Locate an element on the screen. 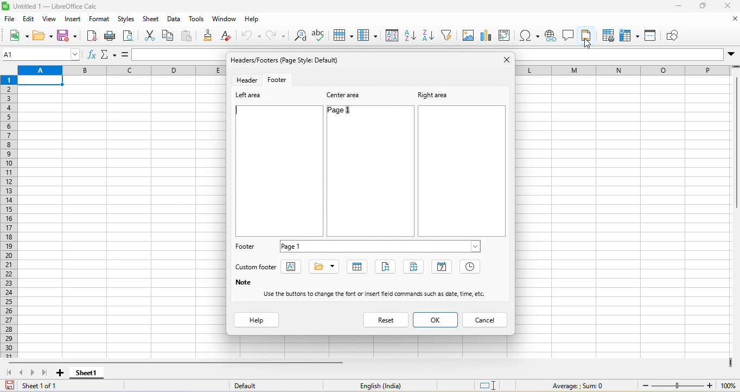  format is located at coordinates (100, 21).